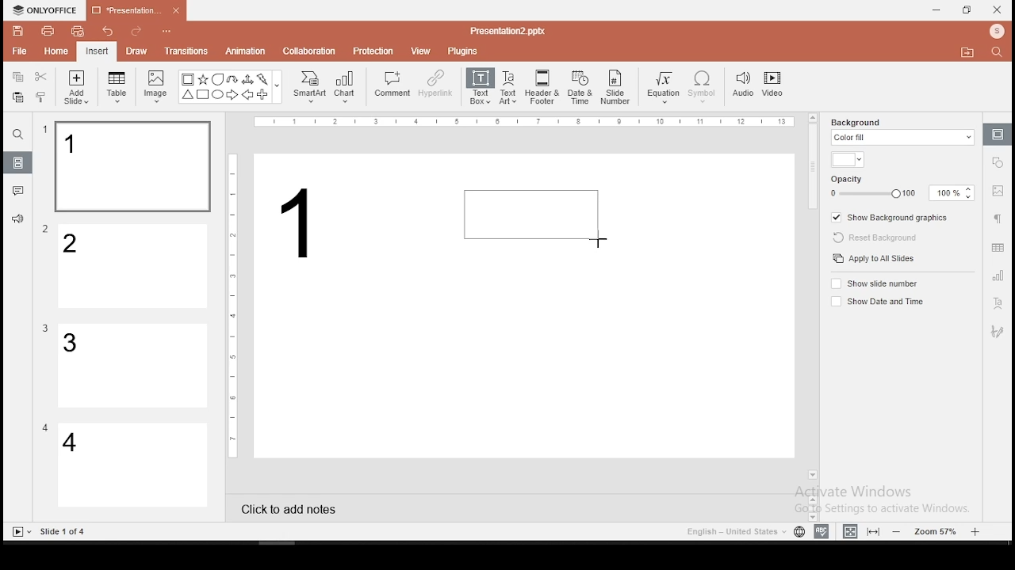 The height and width of the screenshot is (570, 1015). Describe the element at coordinates (998, 134) in the screenshot. I see `slide settings` at that location.